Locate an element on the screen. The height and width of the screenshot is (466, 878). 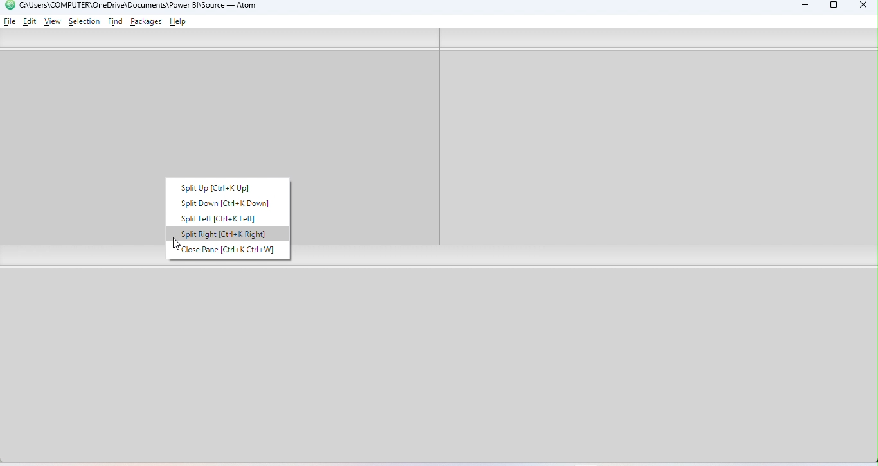
Close is located at coordinates (860, 6).